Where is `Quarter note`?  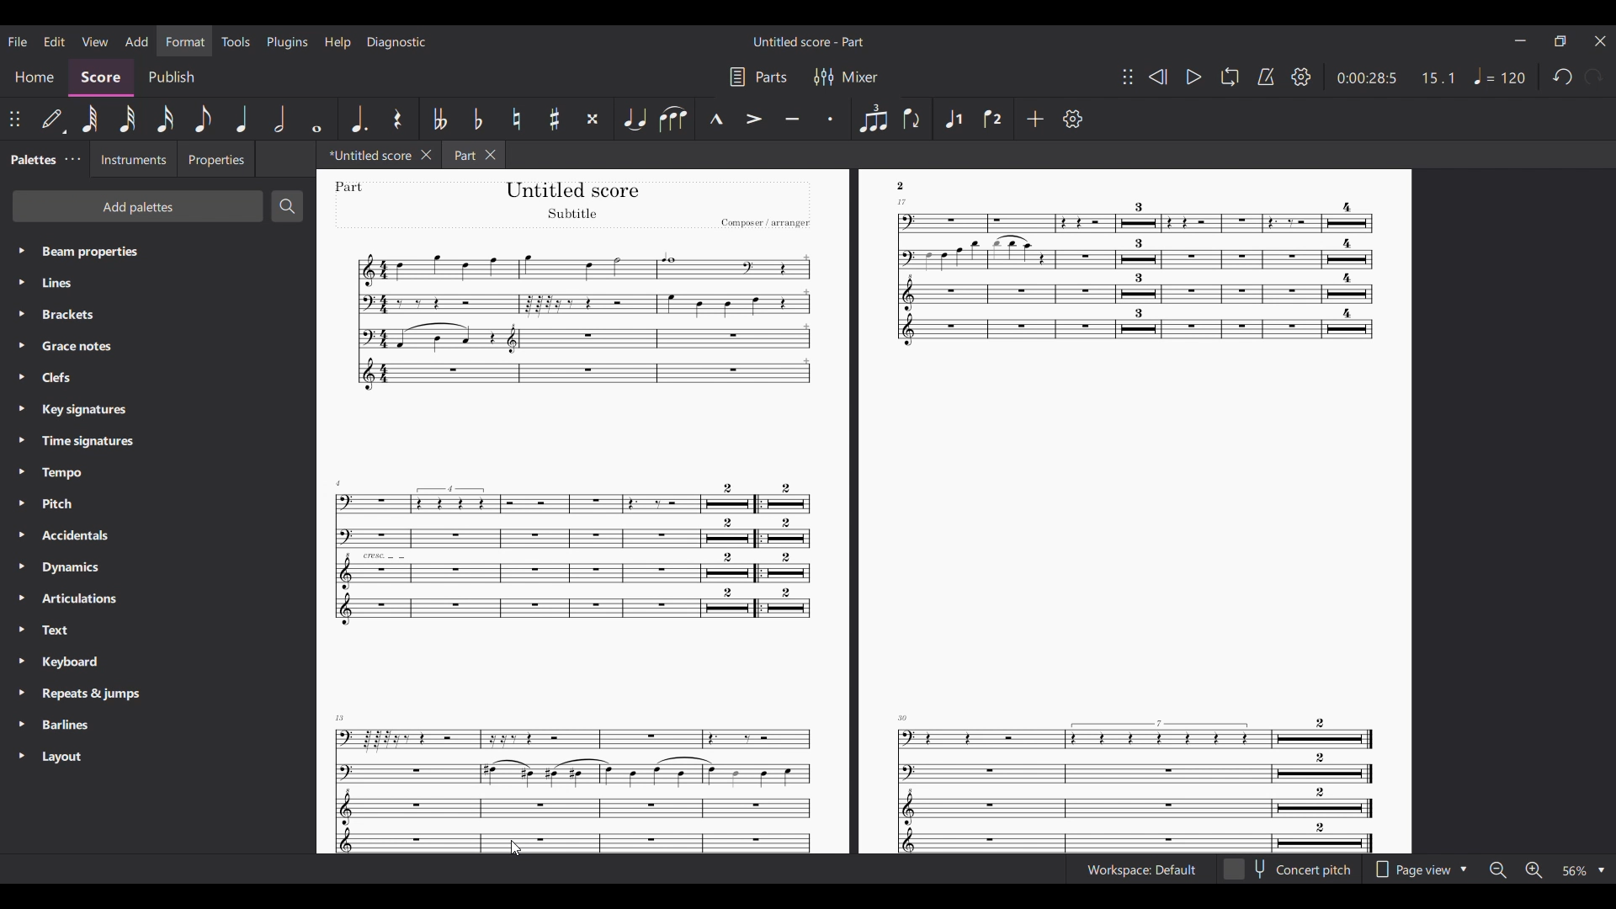 Quarter note is located at coordinates (242, 118).